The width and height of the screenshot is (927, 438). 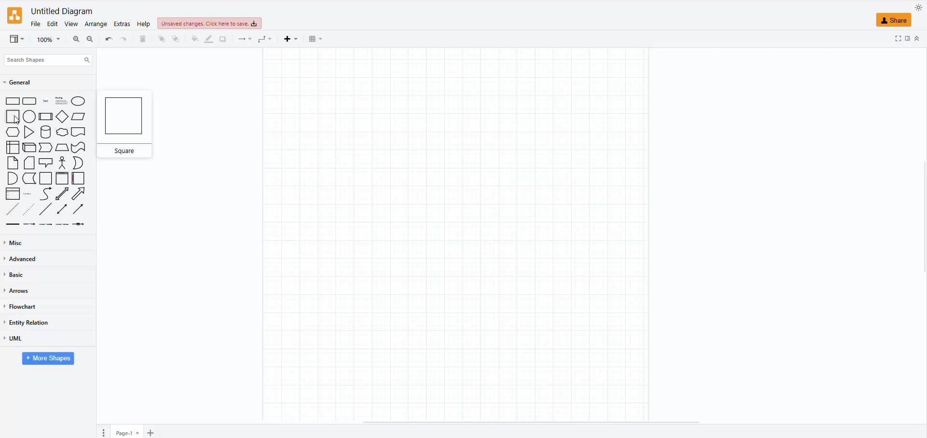 I want to click on square, so click(x=13, y=117).